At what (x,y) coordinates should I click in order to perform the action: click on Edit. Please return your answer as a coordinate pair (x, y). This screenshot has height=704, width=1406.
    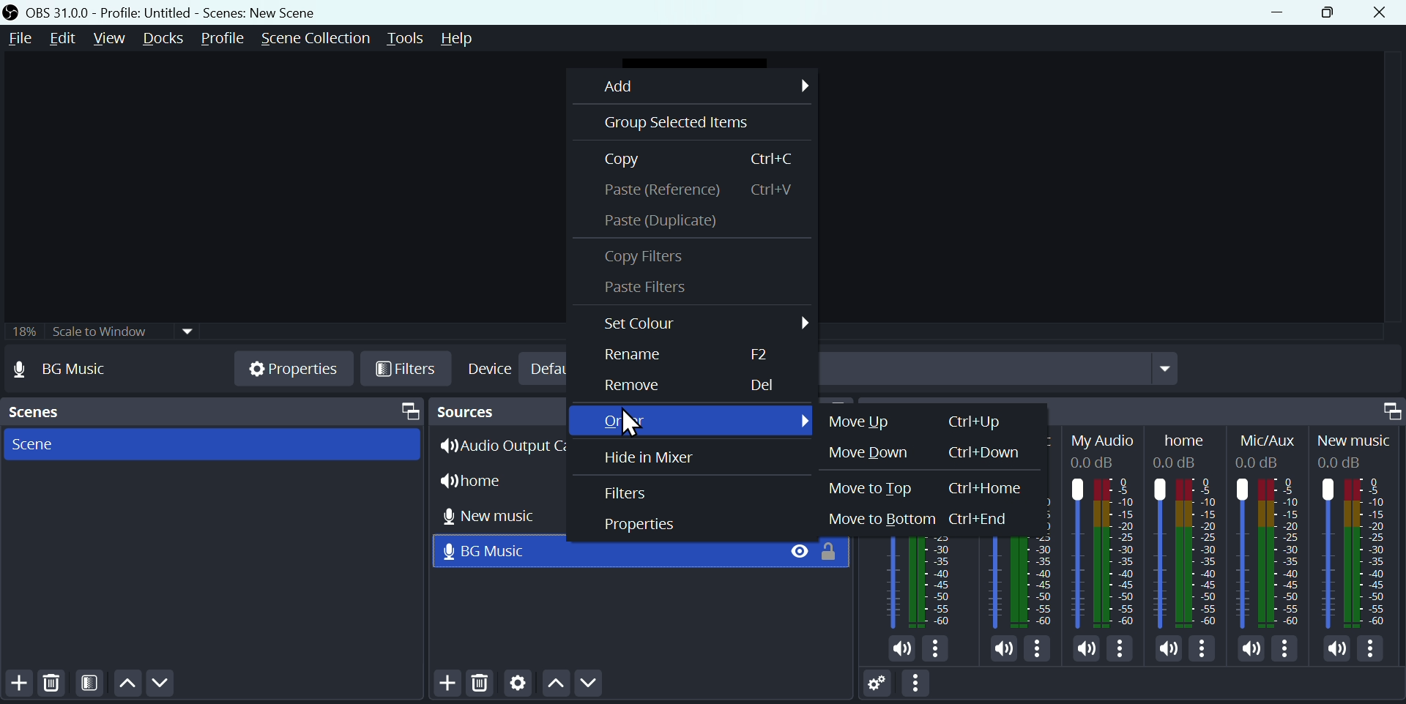
    Looking at the image, I should click on (68, 40).